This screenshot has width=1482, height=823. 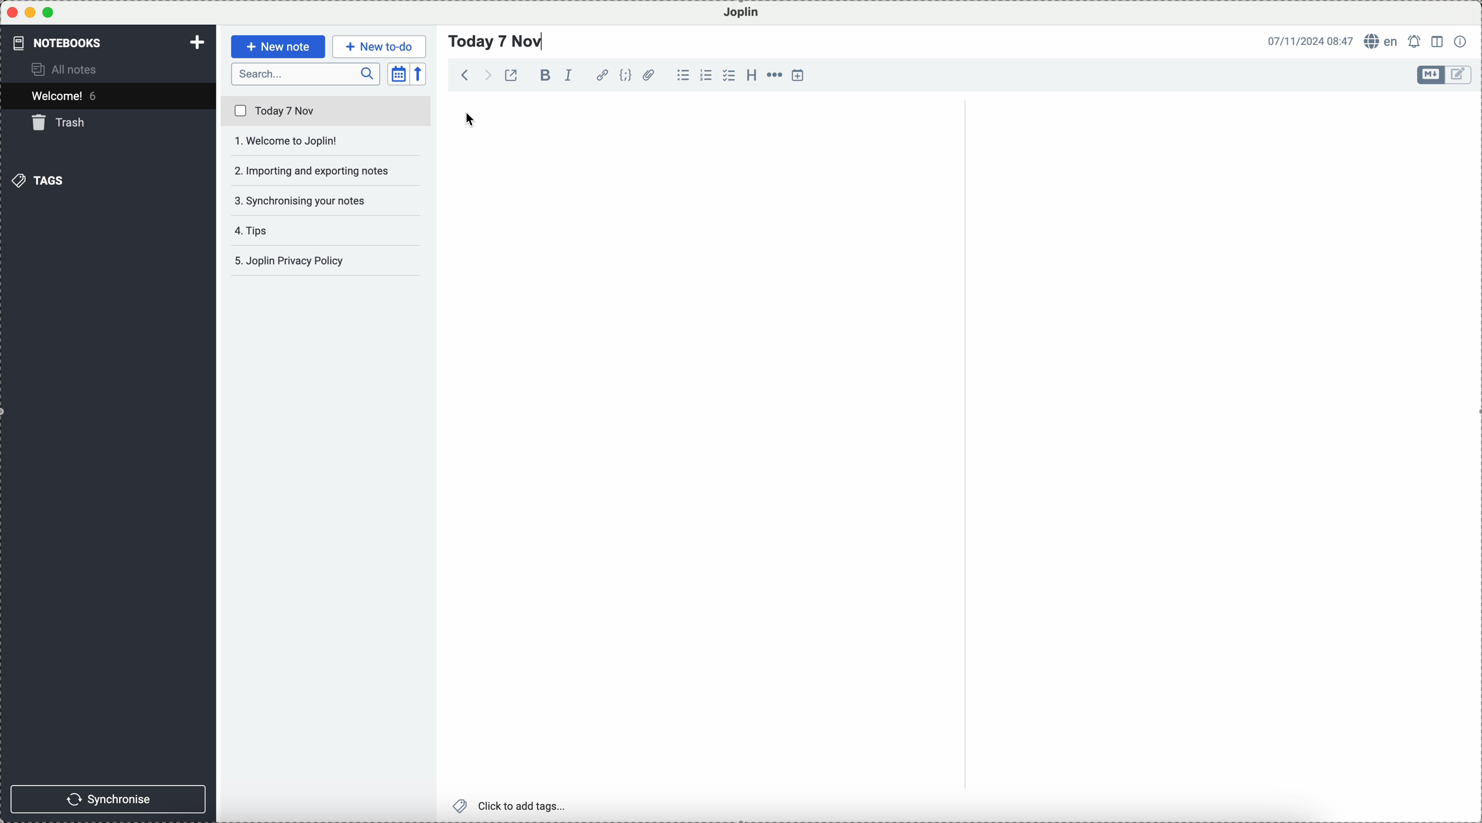 I want to click on set alarm, so click(x=1416, y=41).